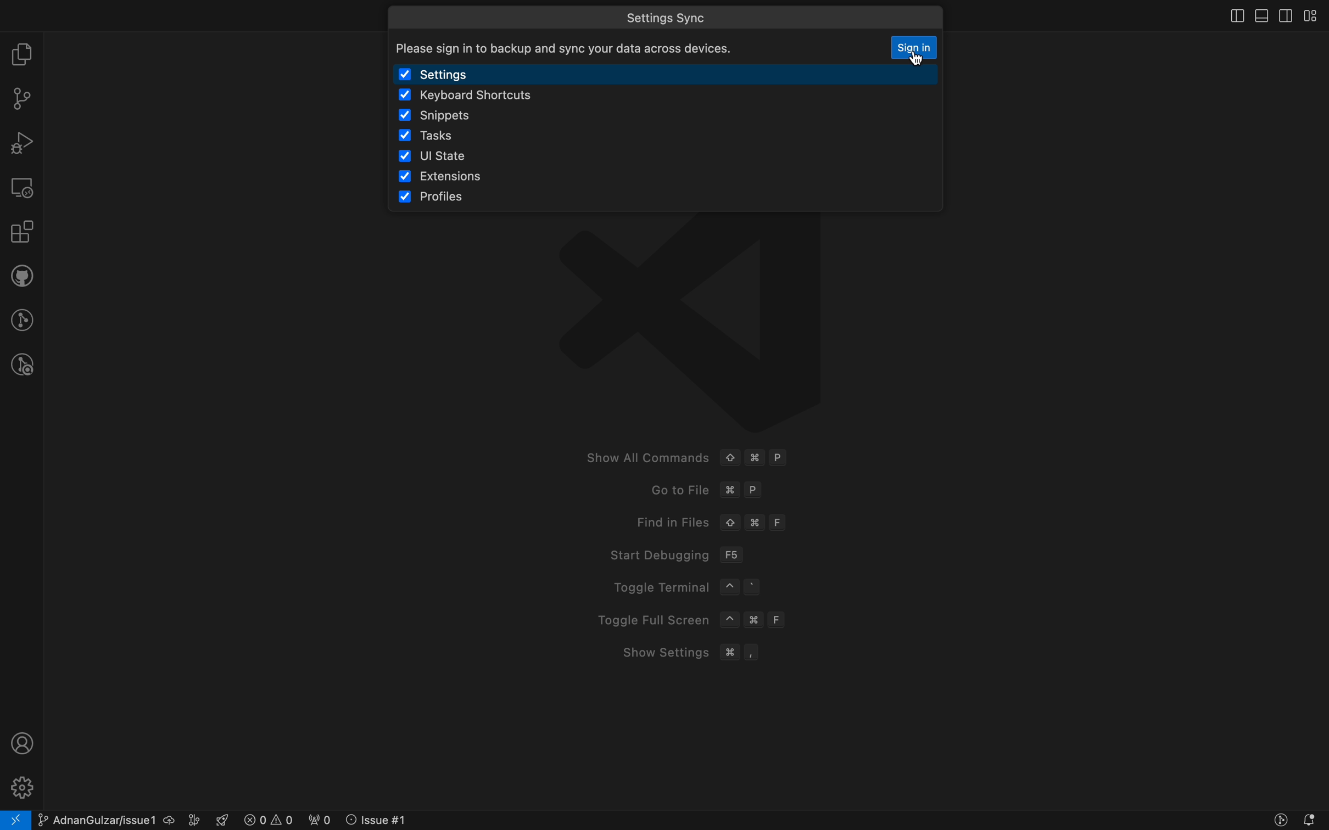 This screenshot has width=1329, height=830. What do you see at coordinates (511, 97) in the screenshot?
I see `keyboardstructres` at bounding box center [511, 97].